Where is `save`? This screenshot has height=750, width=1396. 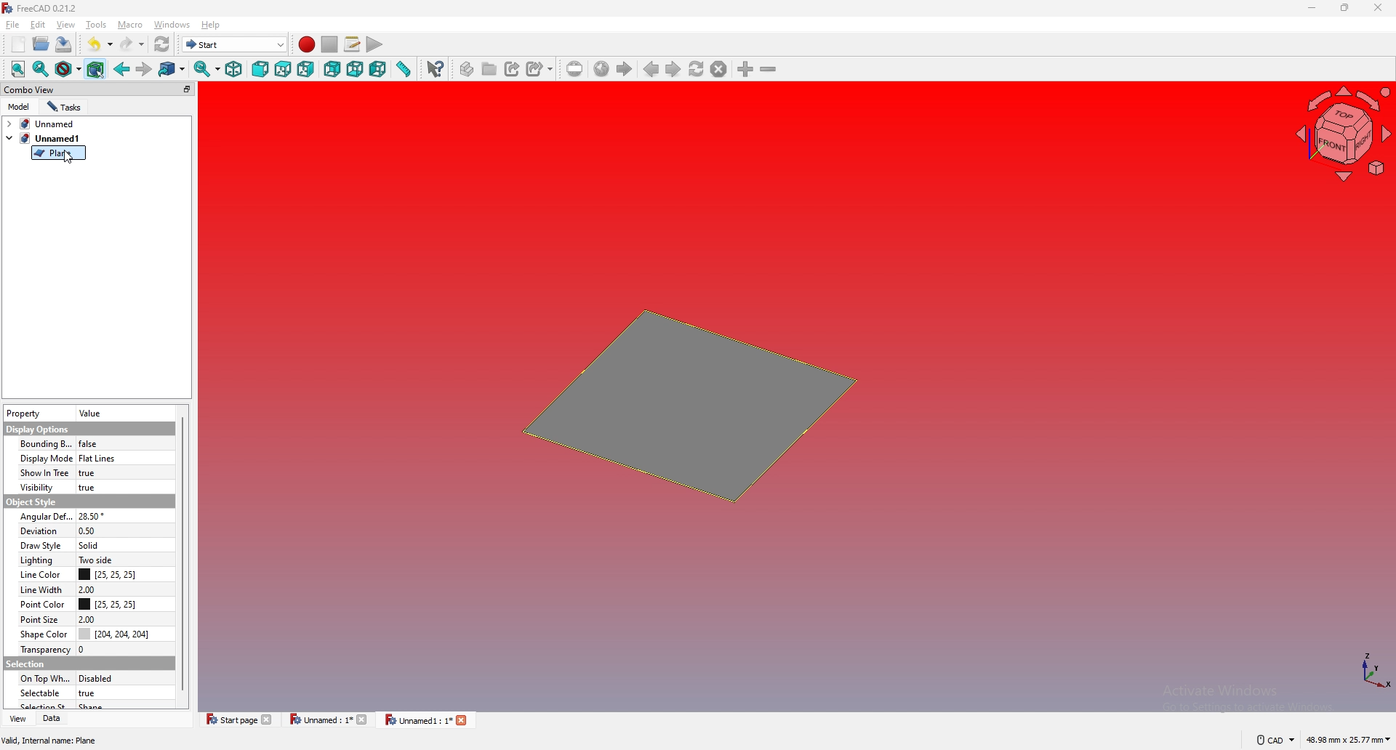 save is located at coordinates (63, 45).